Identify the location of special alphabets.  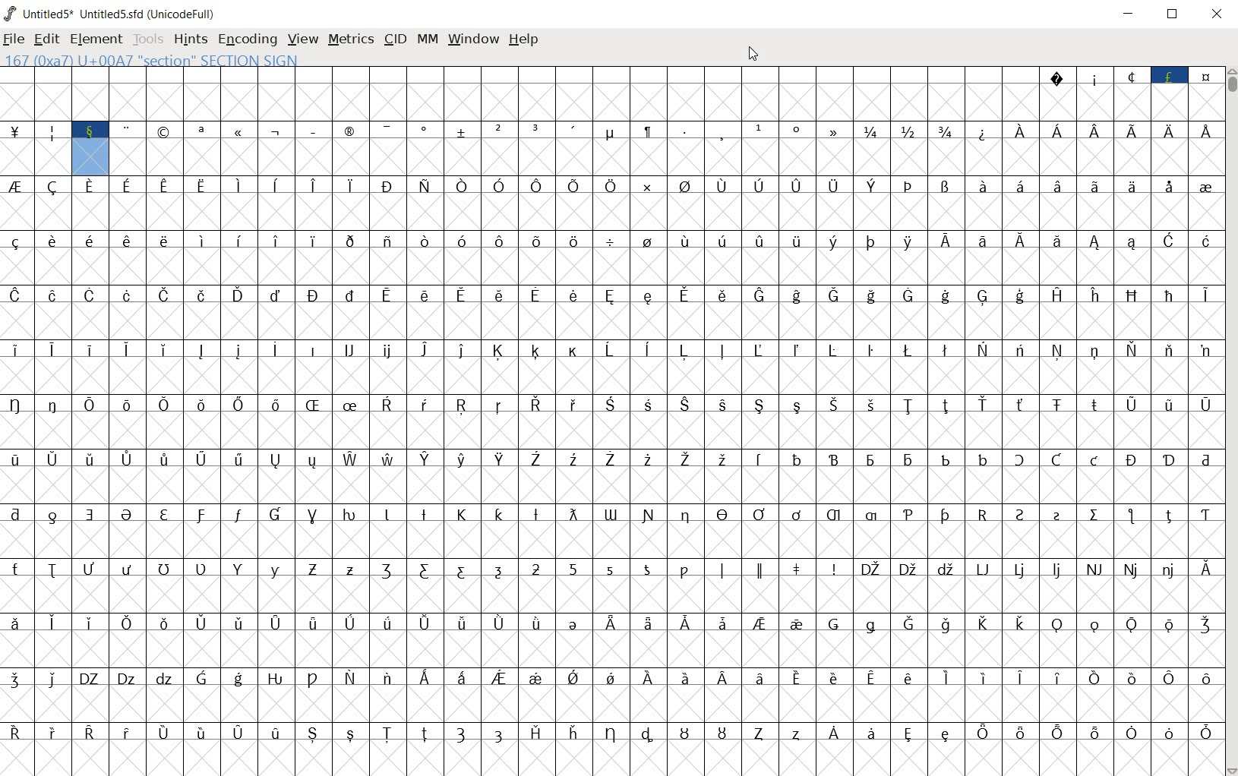
(1001, 585).